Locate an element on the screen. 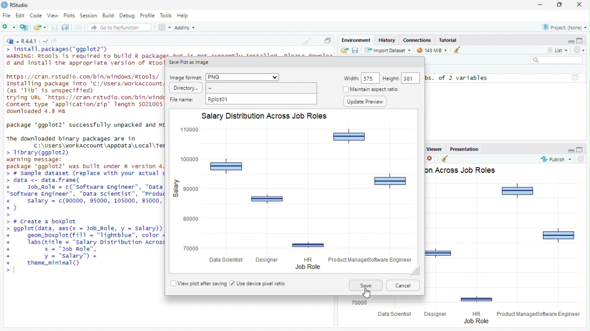 The height and width of the screenshot is (331, 590). Tutorial is located at coordinates (448, 40).